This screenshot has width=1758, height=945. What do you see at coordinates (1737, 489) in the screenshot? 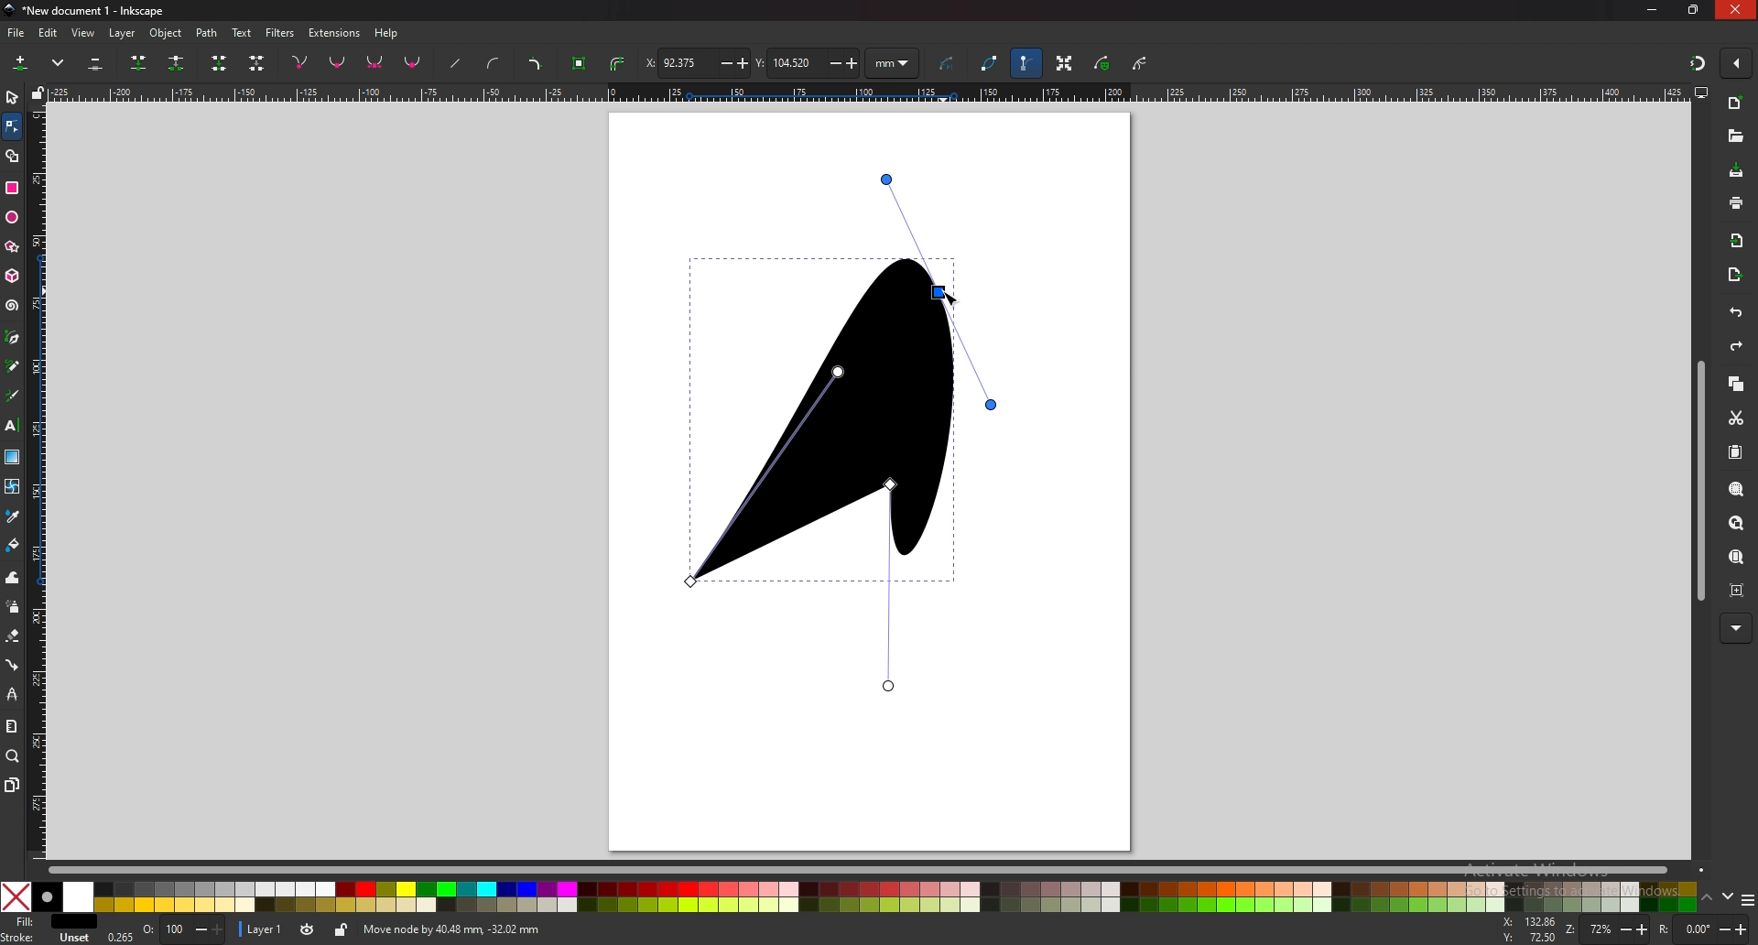
I see `zoom selection` at bounding box center [1737, 489].